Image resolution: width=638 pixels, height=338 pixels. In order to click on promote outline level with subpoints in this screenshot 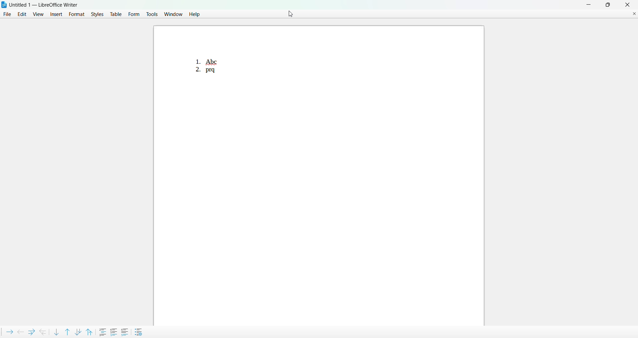, I will do `click(43, 331)`.